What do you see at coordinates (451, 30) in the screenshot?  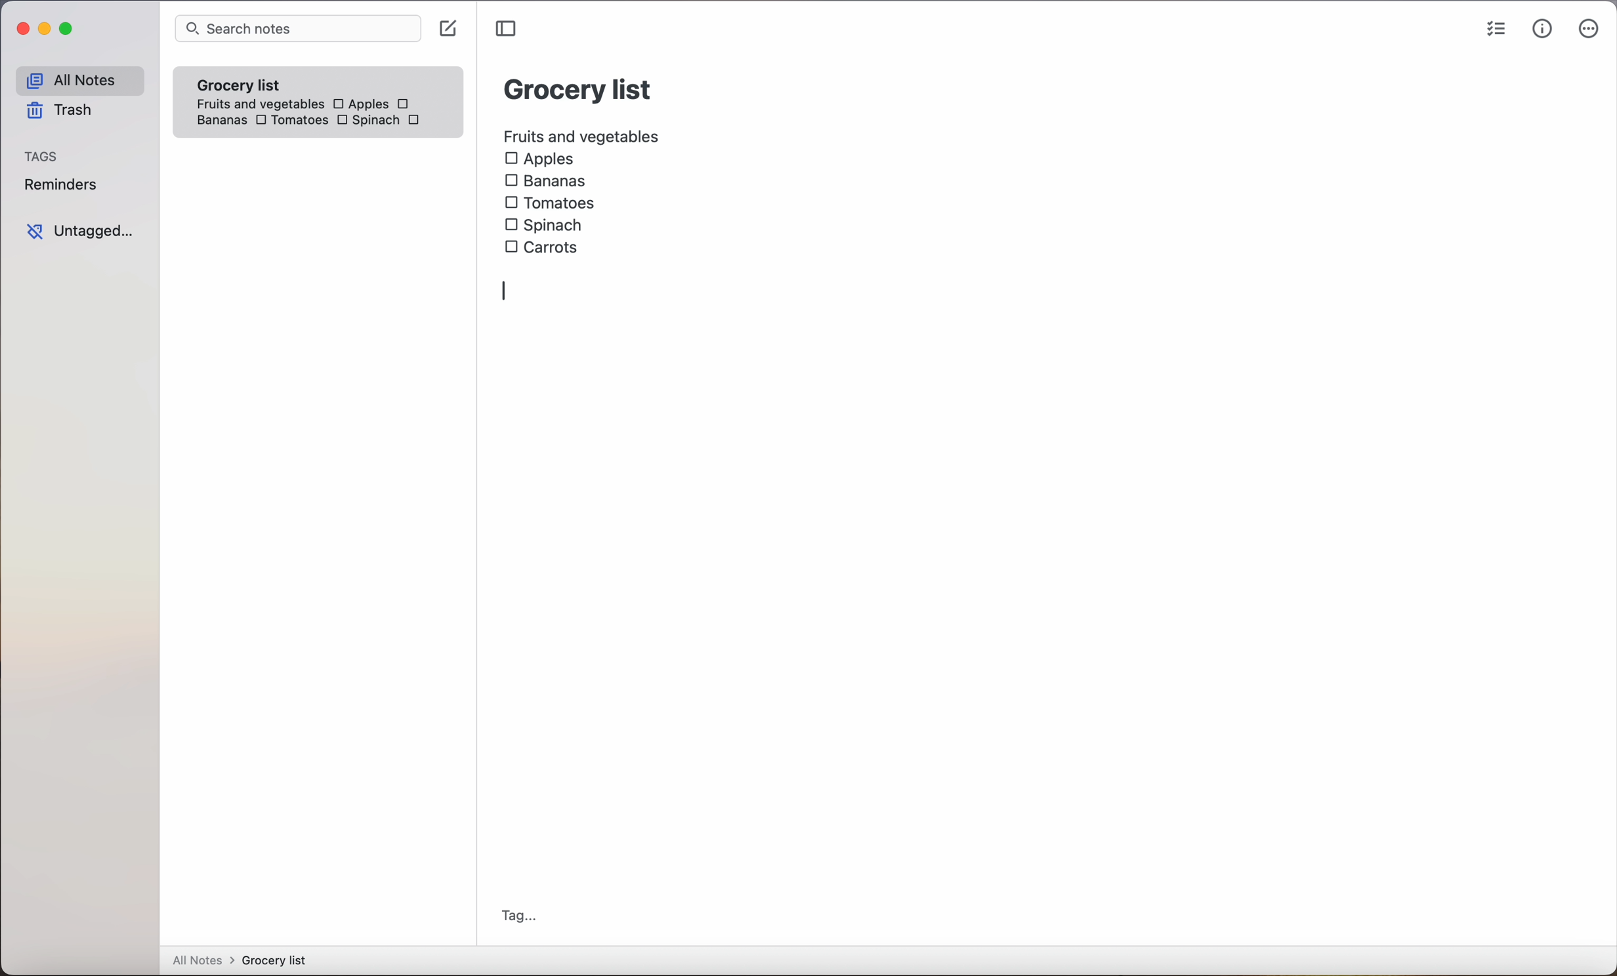 I see `click on create note` at bounding box center [451, 30].